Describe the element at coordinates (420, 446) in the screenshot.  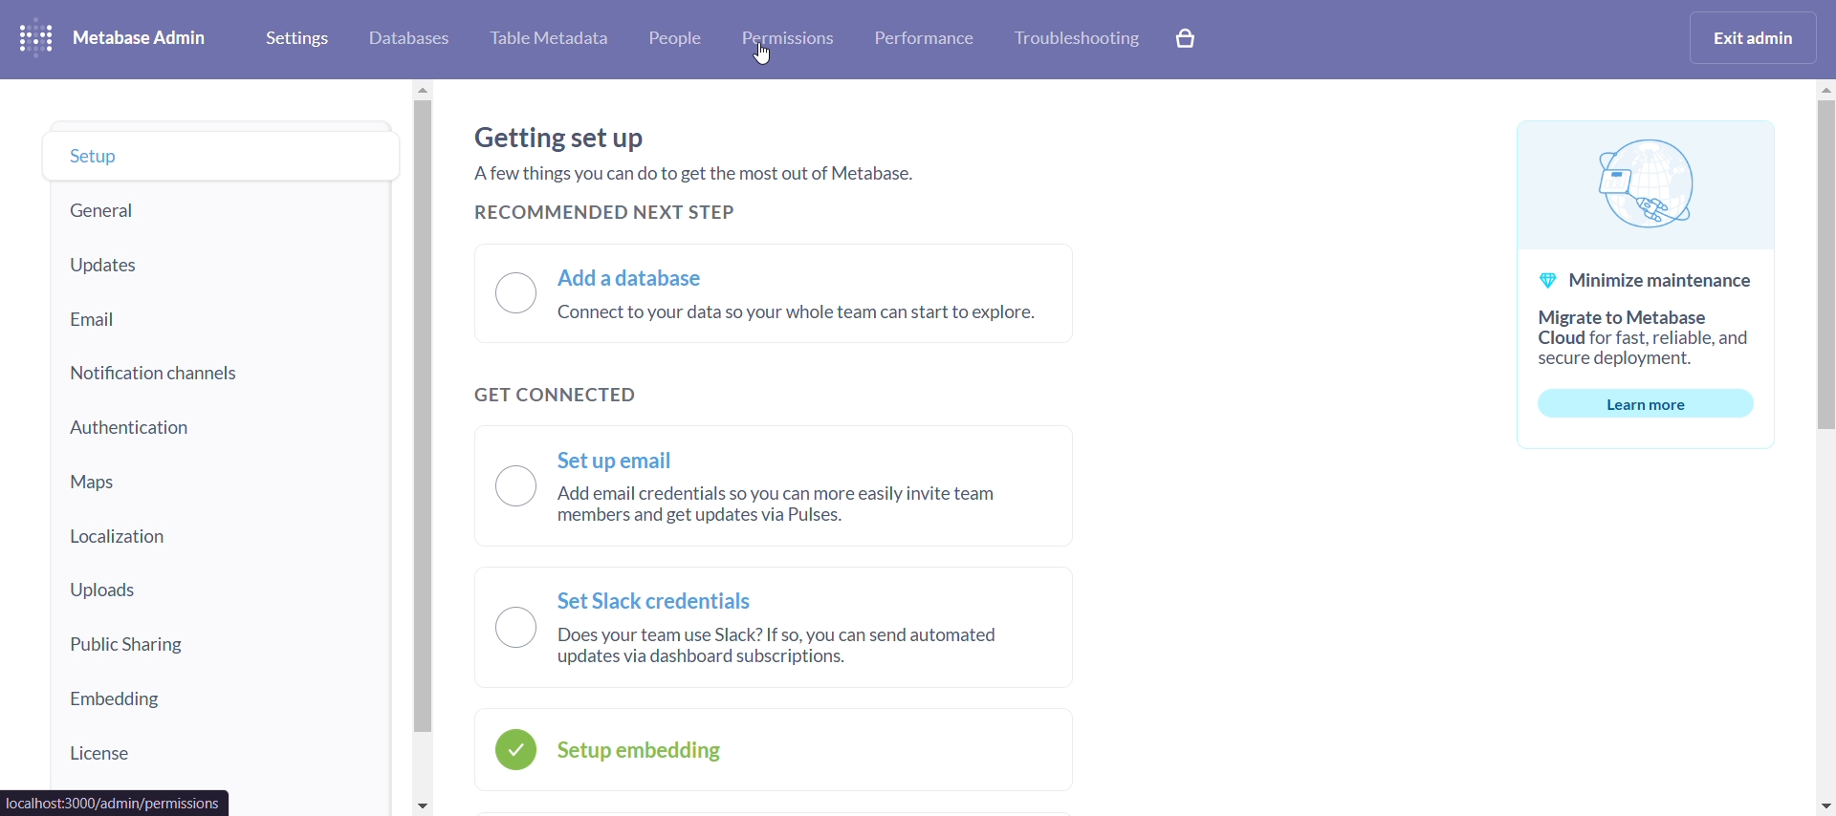
I see `vertical scroll bar` at that location.